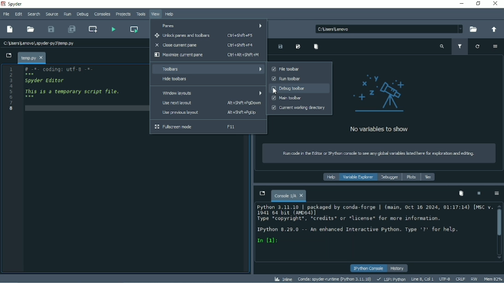  Describe the element at coordinates (73, 91) in the screenshot. I see `This is a temporary script file.` at that location.